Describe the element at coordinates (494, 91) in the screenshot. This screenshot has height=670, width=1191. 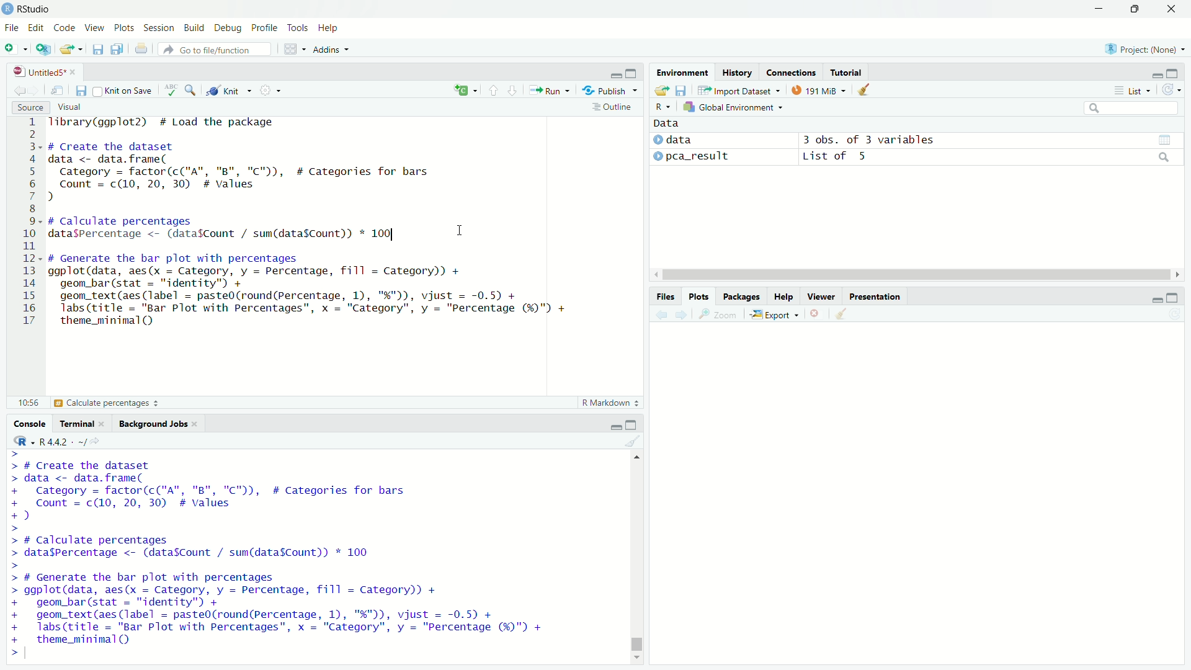
I see `go to previous section ` at that location.